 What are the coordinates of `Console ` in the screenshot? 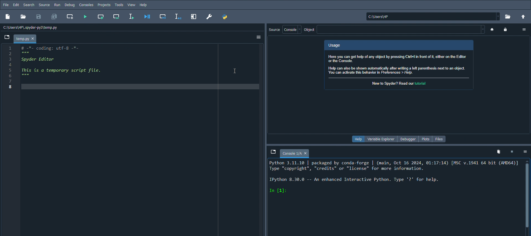 It's located at (290, 29).